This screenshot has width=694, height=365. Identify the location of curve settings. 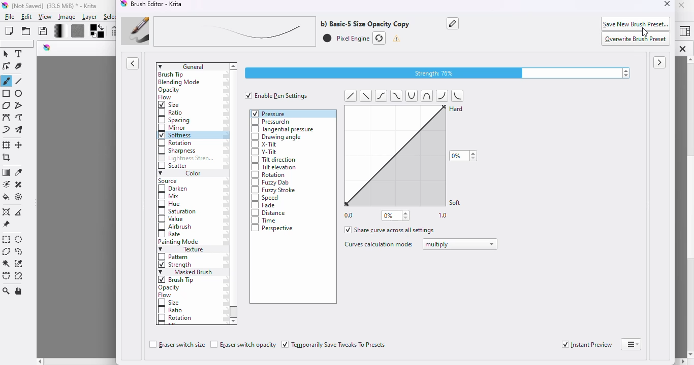
(391, 155).